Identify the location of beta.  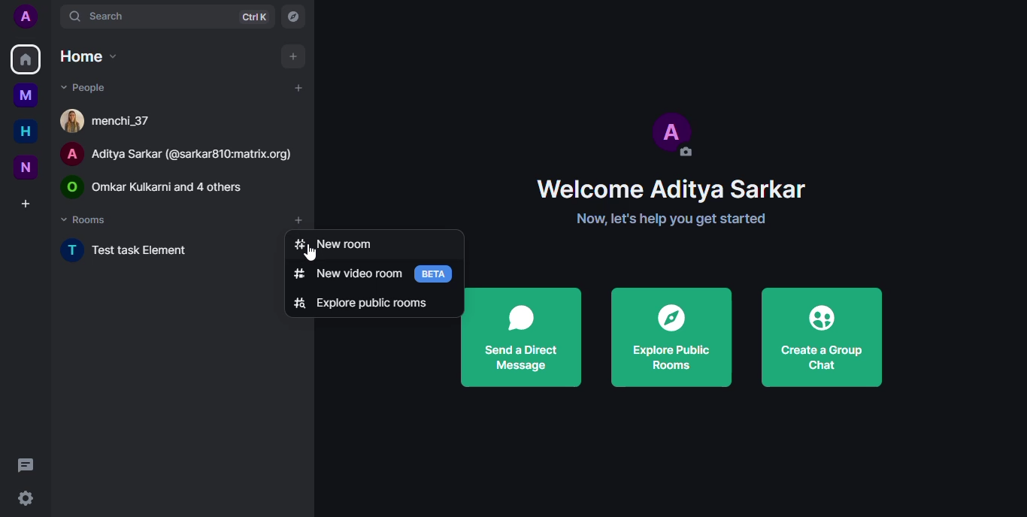
(436, 273).